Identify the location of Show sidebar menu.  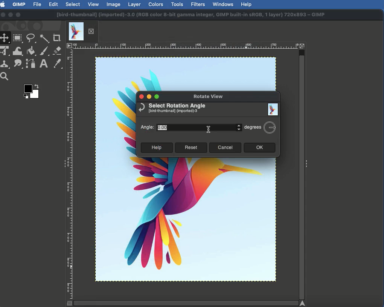
(63, 164).